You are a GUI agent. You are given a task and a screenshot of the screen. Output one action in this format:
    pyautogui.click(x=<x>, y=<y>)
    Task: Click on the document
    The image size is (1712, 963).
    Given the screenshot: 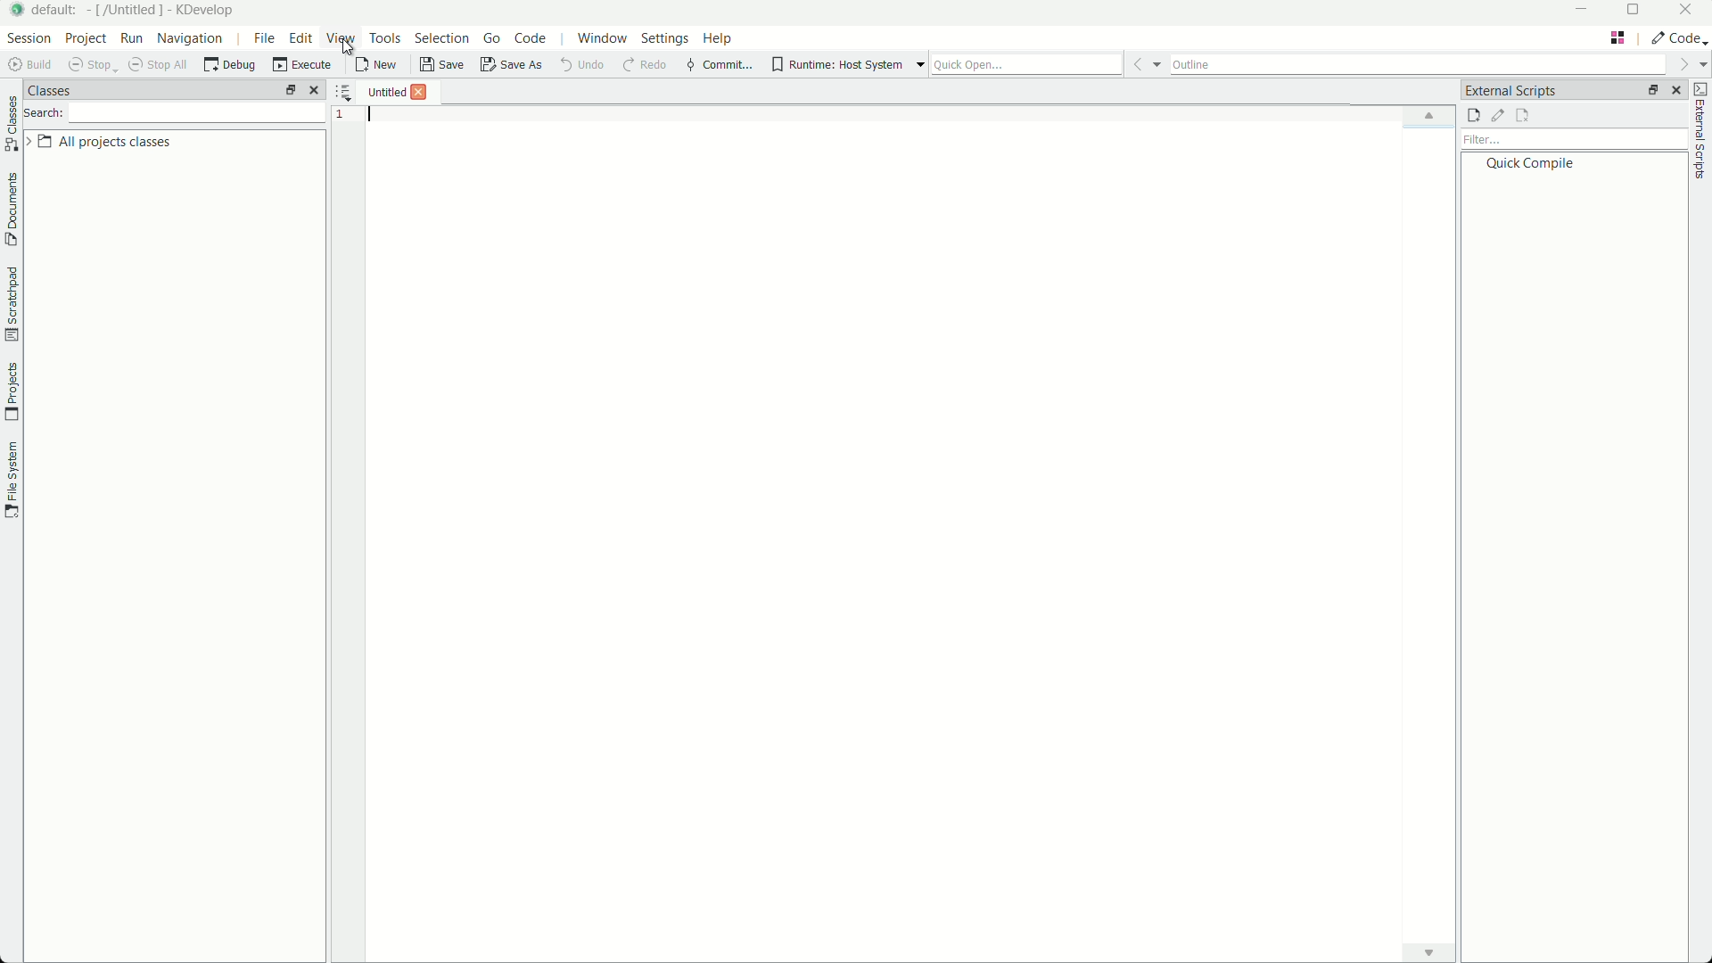 What is the action you would take?
    pyautogui.click(x=11, y=210)
    